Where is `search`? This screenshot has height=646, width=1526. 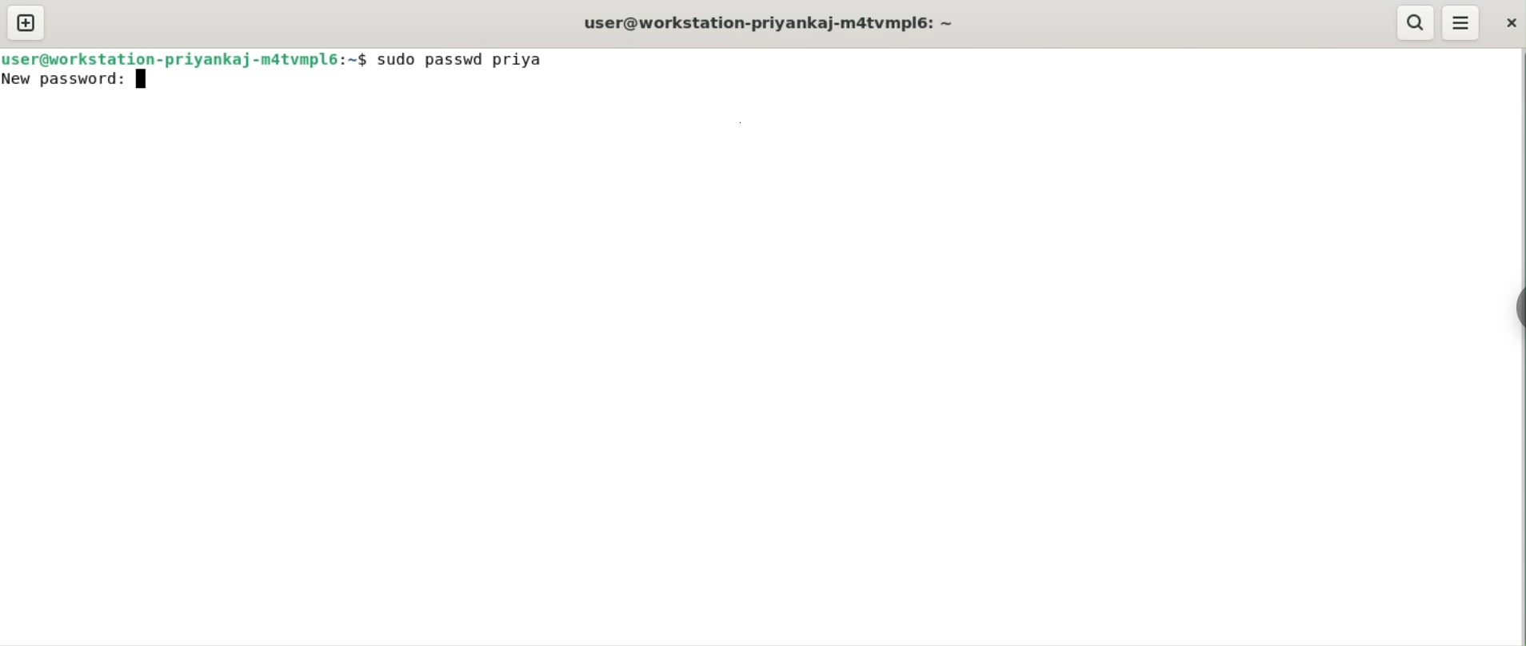
search is located at coordinates (1415, 23).